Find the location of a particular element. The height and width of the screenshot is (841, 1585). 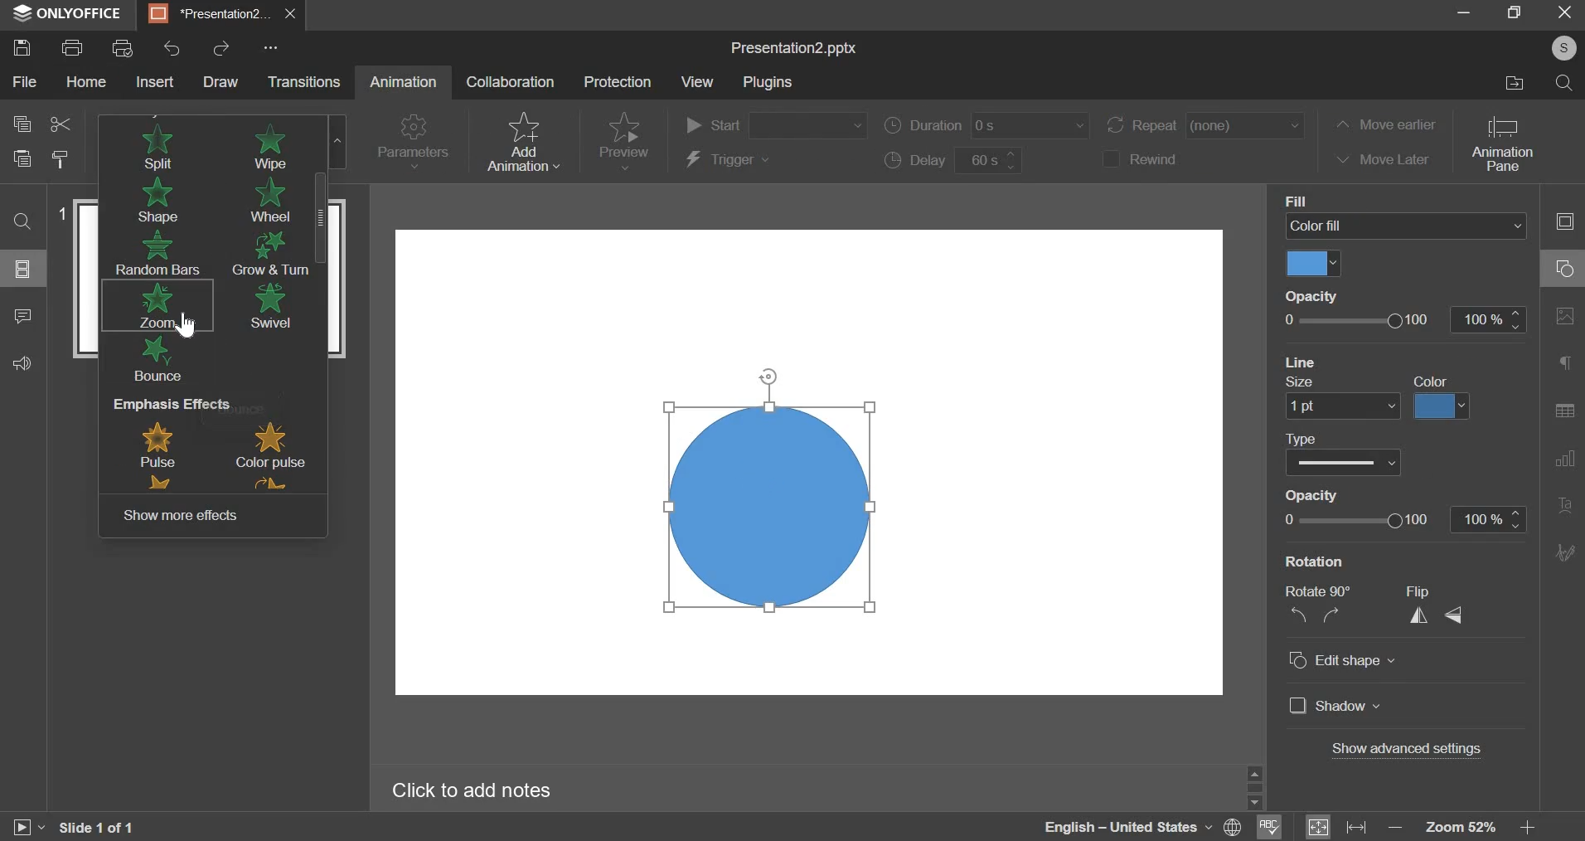

cut is located at coordinates (60, 124).